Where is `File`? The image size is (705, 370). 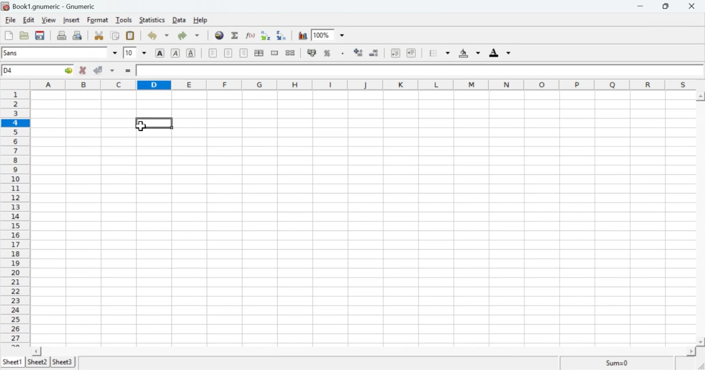 File is located at coordinates (10, 20).